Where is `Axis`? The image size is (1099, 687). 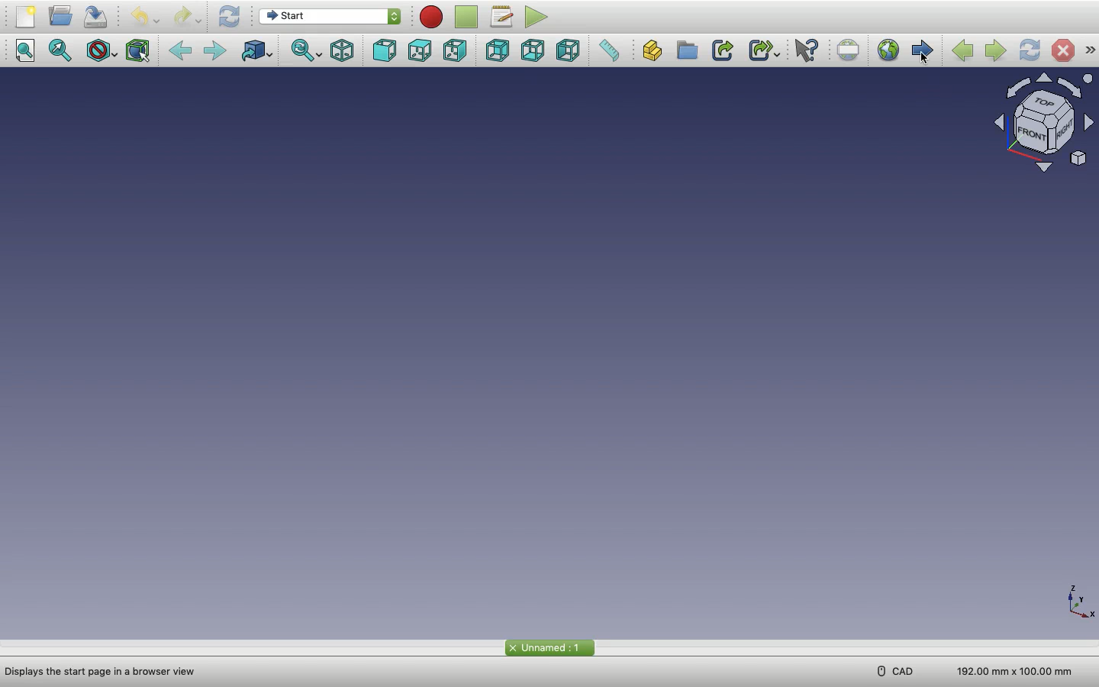
Axis is located at coordinates (1075, 598).